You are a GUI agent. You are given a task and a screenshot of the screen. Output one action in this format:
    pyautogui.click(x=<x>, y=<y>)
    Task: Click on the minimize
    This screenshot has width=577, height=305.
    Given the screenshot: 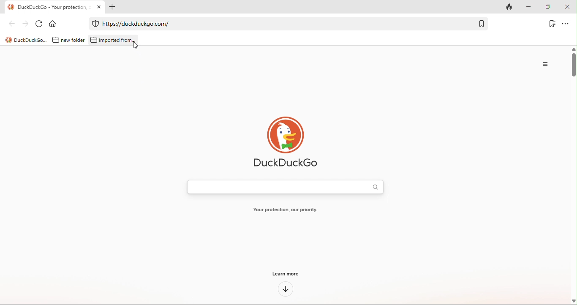 What is the action you would take?
    pyautogui.click(x=532, y=7)
    